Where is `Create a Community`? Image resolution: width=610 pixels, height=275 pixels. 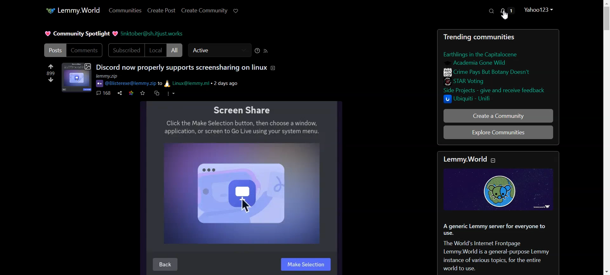
Create a Community is located at coordinates (499, 116).